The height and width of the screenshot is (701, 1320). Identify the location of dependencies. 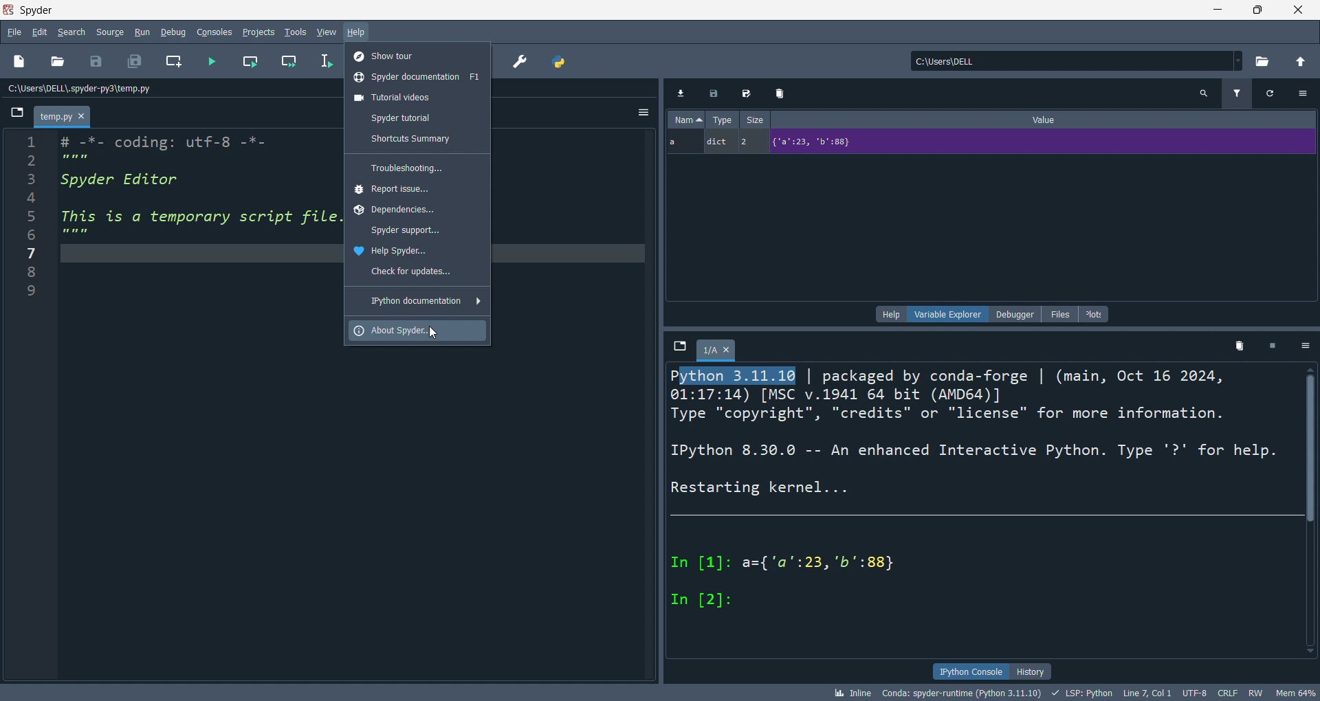
(417, 210).